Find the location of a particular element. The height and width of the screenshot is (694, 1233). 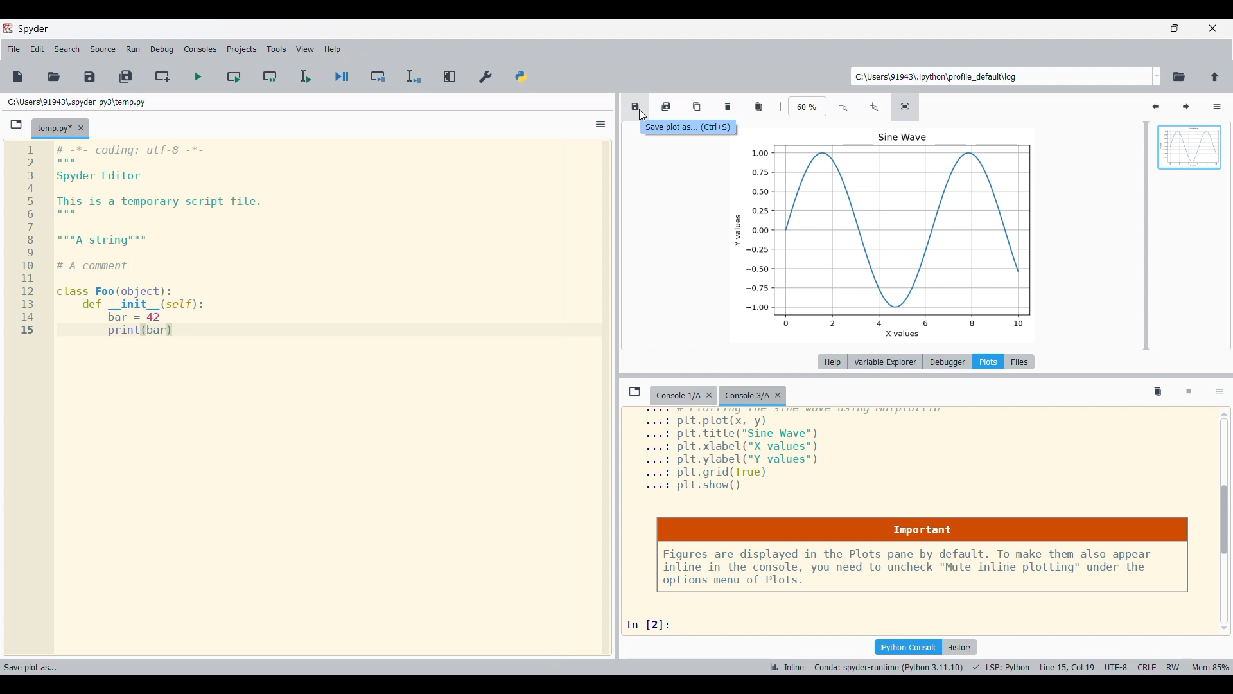

Close tab is located at coordinates (81, 128).